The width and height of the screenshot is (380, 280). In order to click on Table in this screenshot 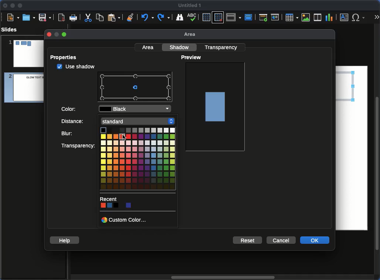, I will do `click(291, 17)`.